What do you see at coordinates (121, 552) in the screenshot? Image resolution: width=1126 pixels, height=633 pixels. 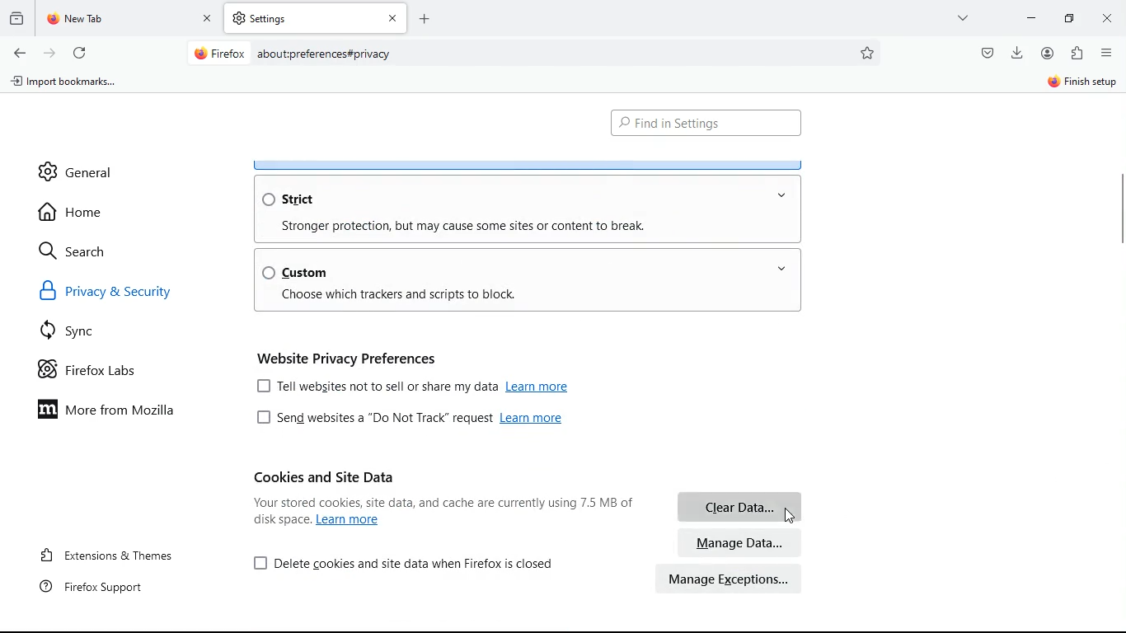 I see `extensions & themes` at bounding box center [121, 552].